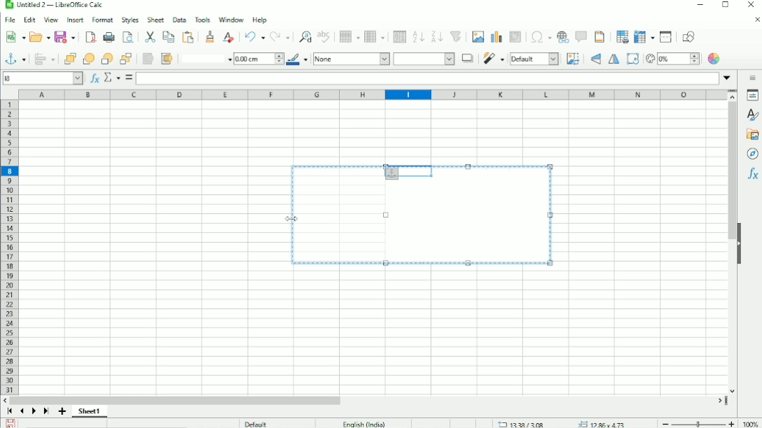  What do you see at coordinates (10, 411) in the screenshot?
I see `Scroll to first sheet` at bounding box center [10, 411].